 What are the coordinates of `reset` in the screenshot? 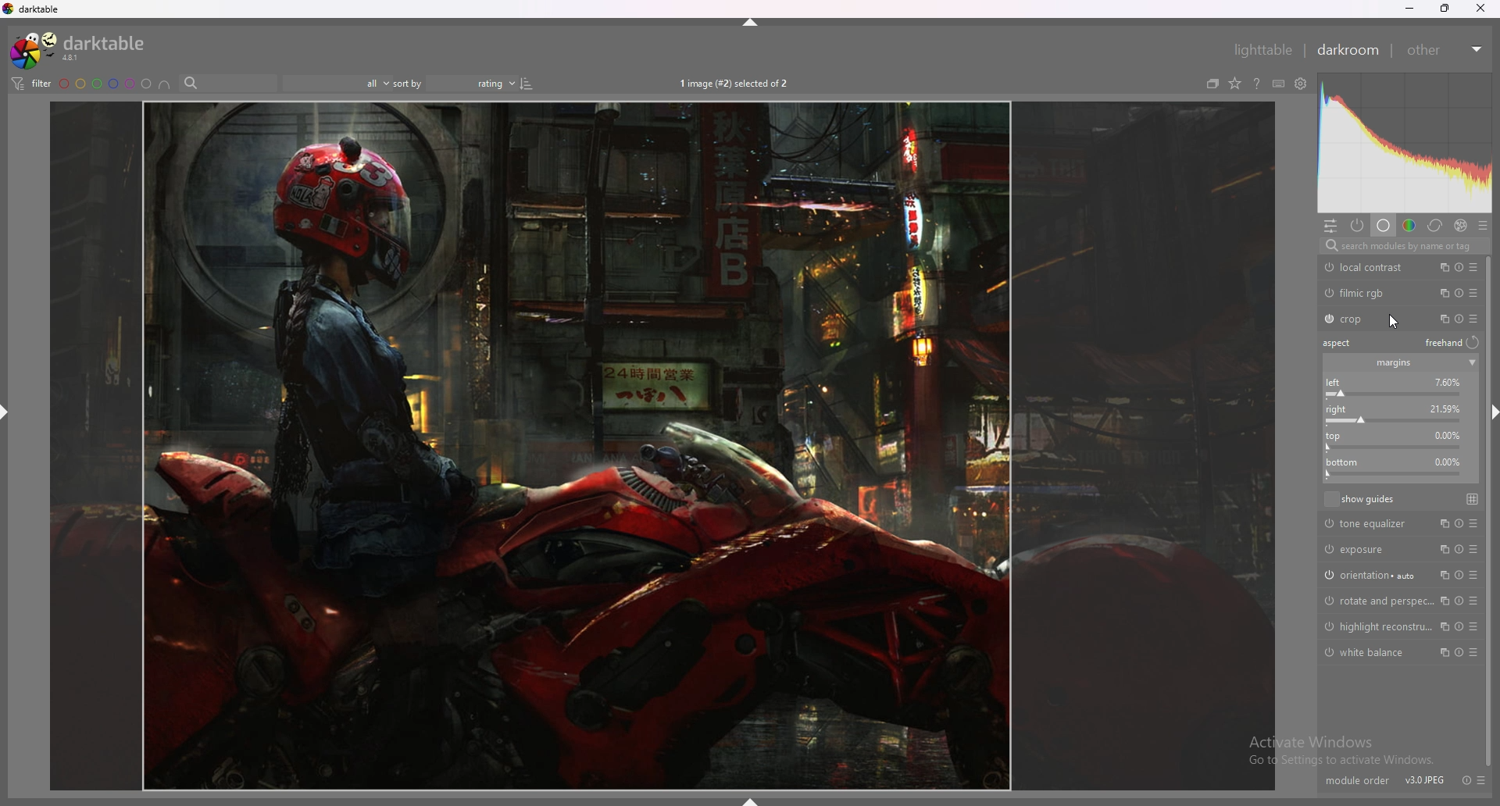 It's located at (1458, 601).